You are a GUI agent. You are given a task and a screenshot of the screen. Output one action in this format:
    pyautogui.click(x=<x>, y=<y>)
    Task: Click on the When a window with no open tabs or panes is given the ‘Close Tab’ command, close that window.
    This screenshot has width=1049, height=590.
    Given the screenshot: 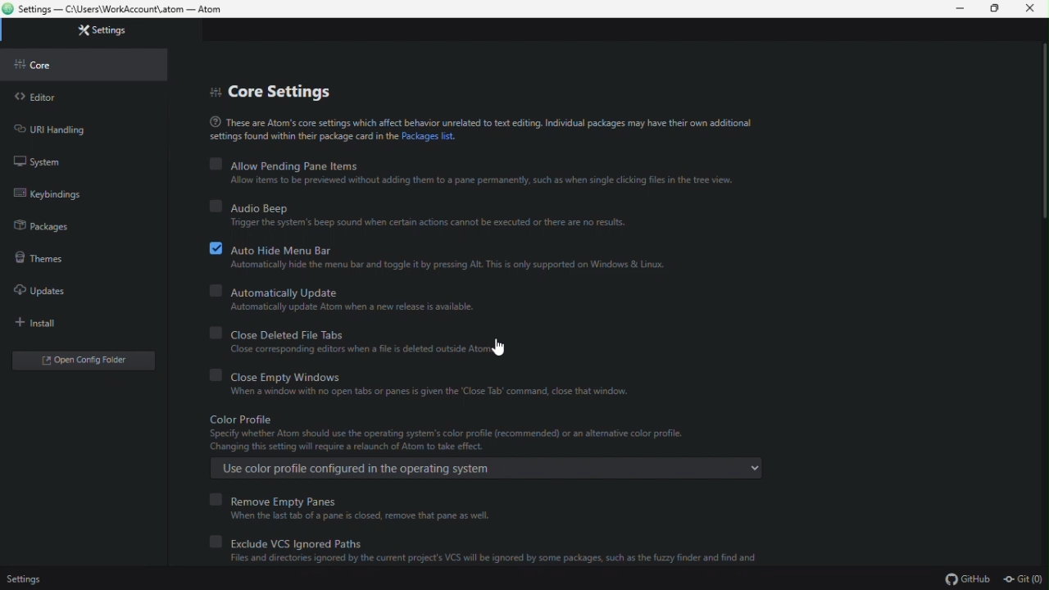 What is the action you would take?
    pyautogui.click(x=416, y=391)
    